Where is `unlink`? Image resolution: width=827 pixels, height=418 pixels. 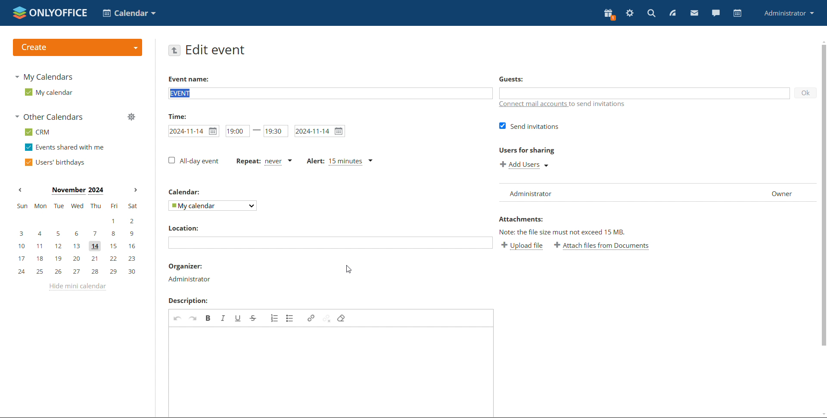
unlink is located at coordinates (327, 318).